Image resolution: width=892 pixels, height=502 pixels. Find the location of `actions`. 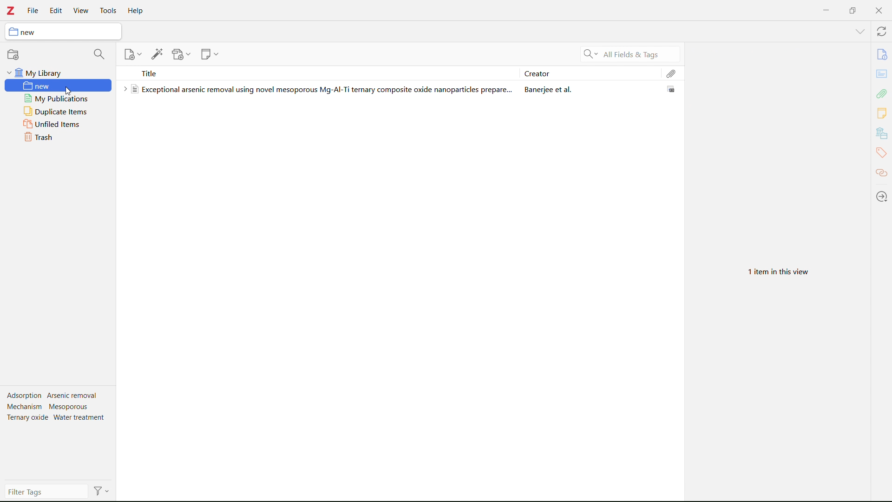

actions is located at coordinates (101, 490).